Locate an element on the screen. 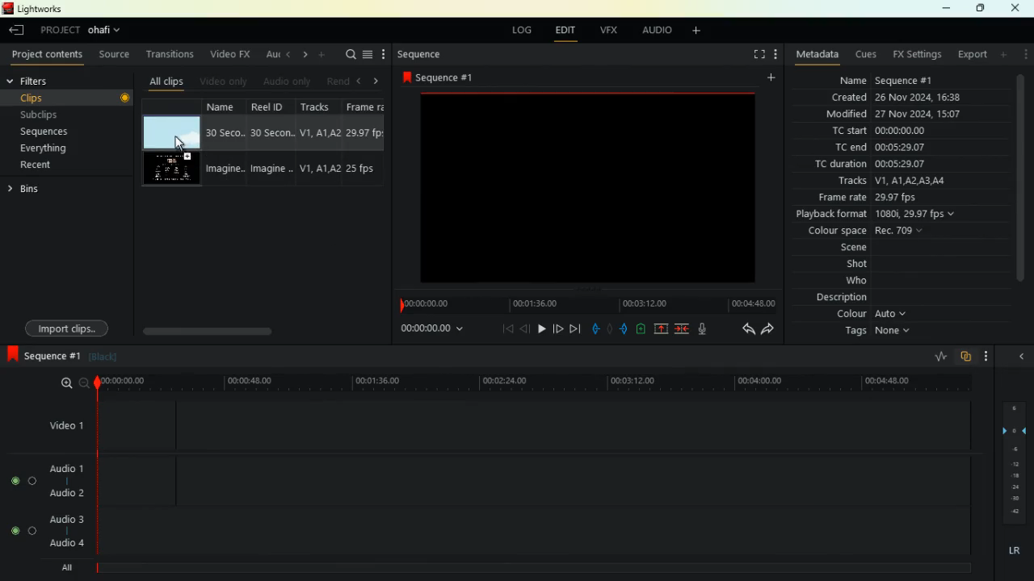  colour is located at coordinates (868, 313).